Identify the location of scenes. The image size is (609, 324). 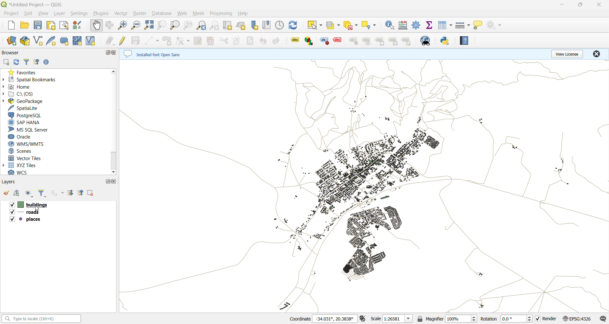
(26, 151).